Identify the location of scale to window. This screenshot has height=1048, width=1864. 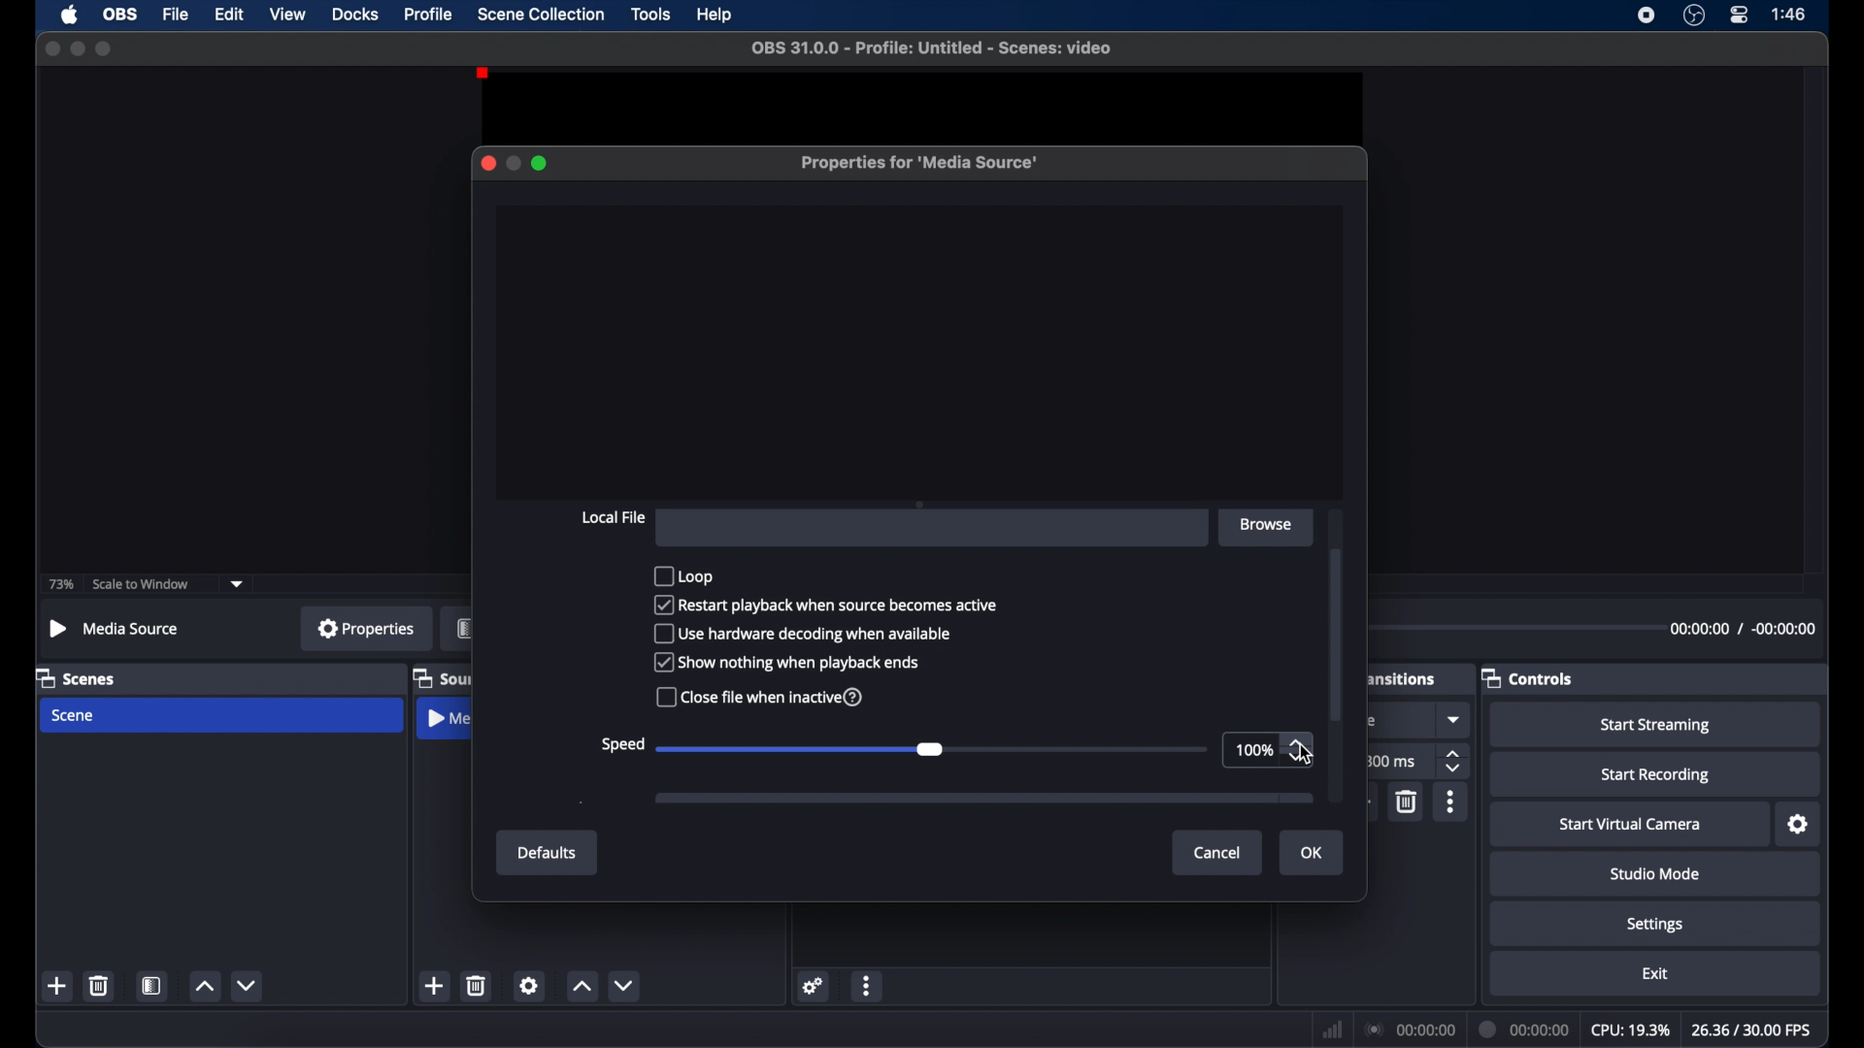
(141, 584).